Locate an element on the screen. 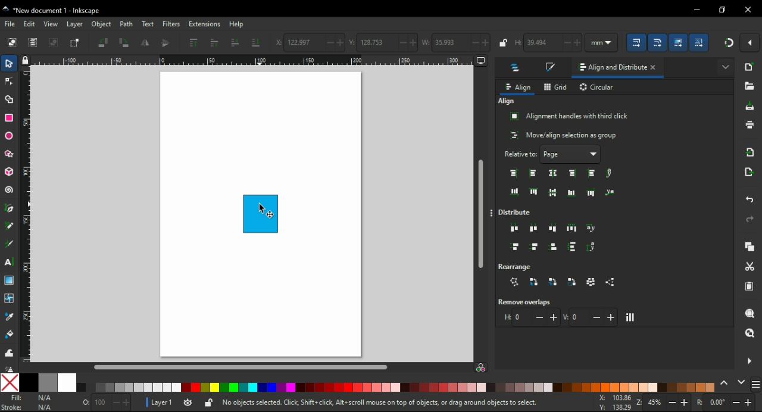 This screenshot has height=412, width=762. shape is located at coordinates (261, 214).